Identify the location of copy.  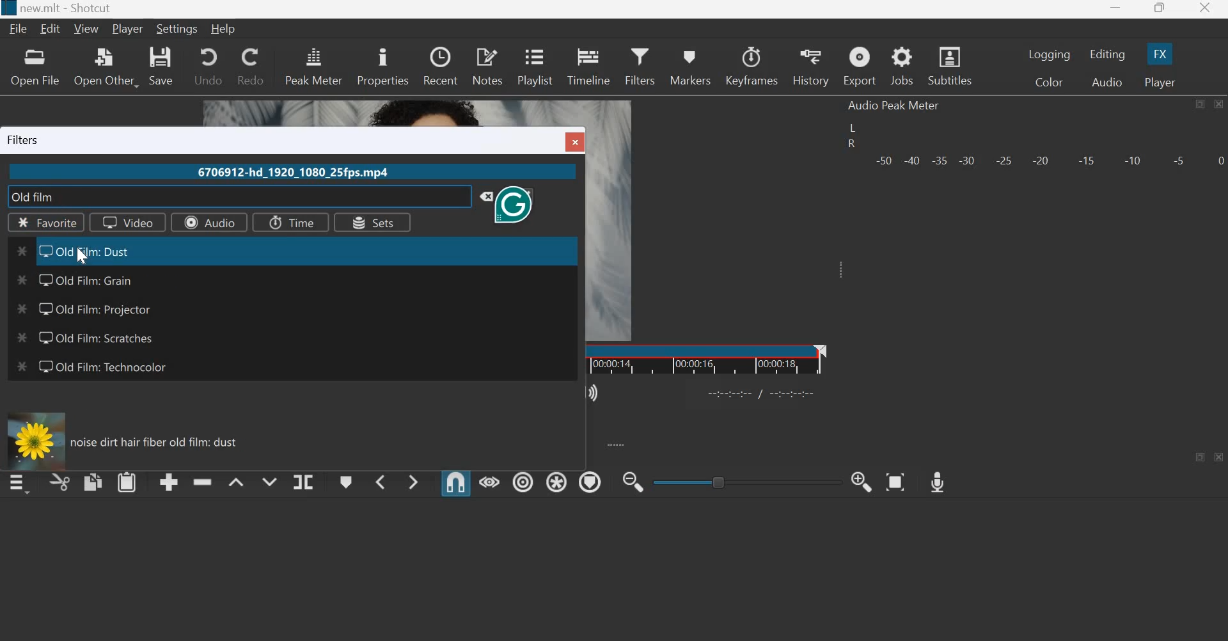
(93, 481).